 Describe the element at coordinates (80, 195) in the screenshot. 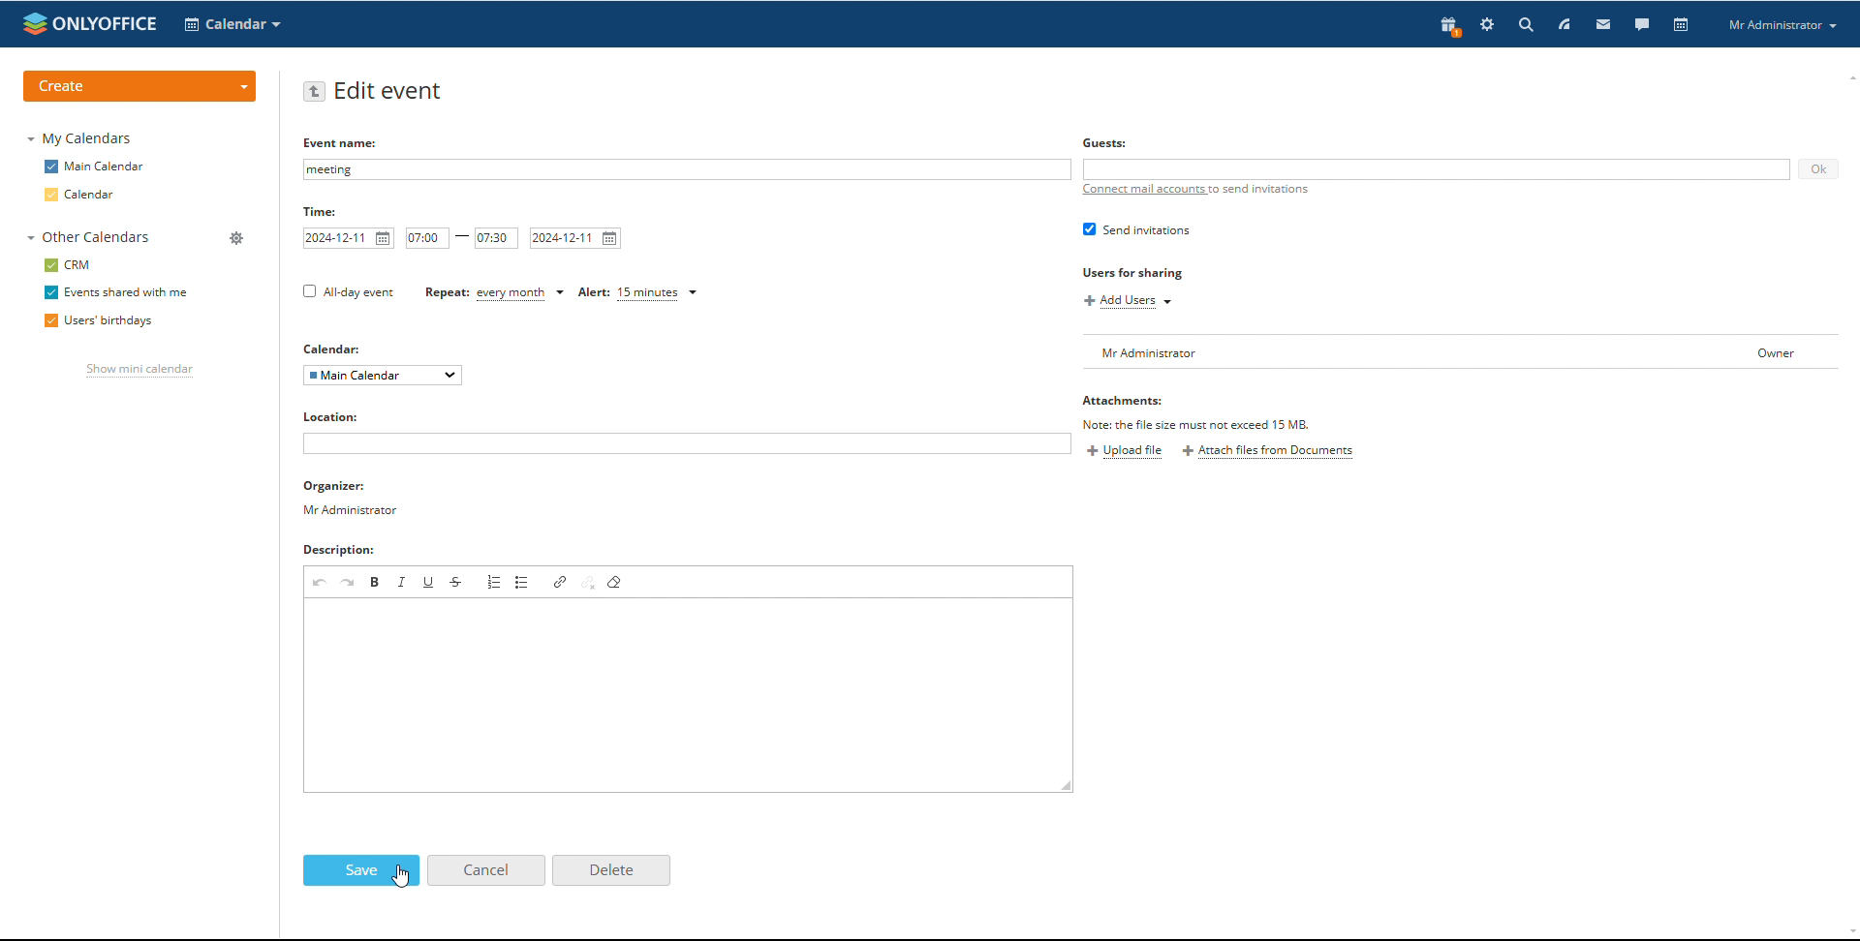

I see `calendar` at that location.